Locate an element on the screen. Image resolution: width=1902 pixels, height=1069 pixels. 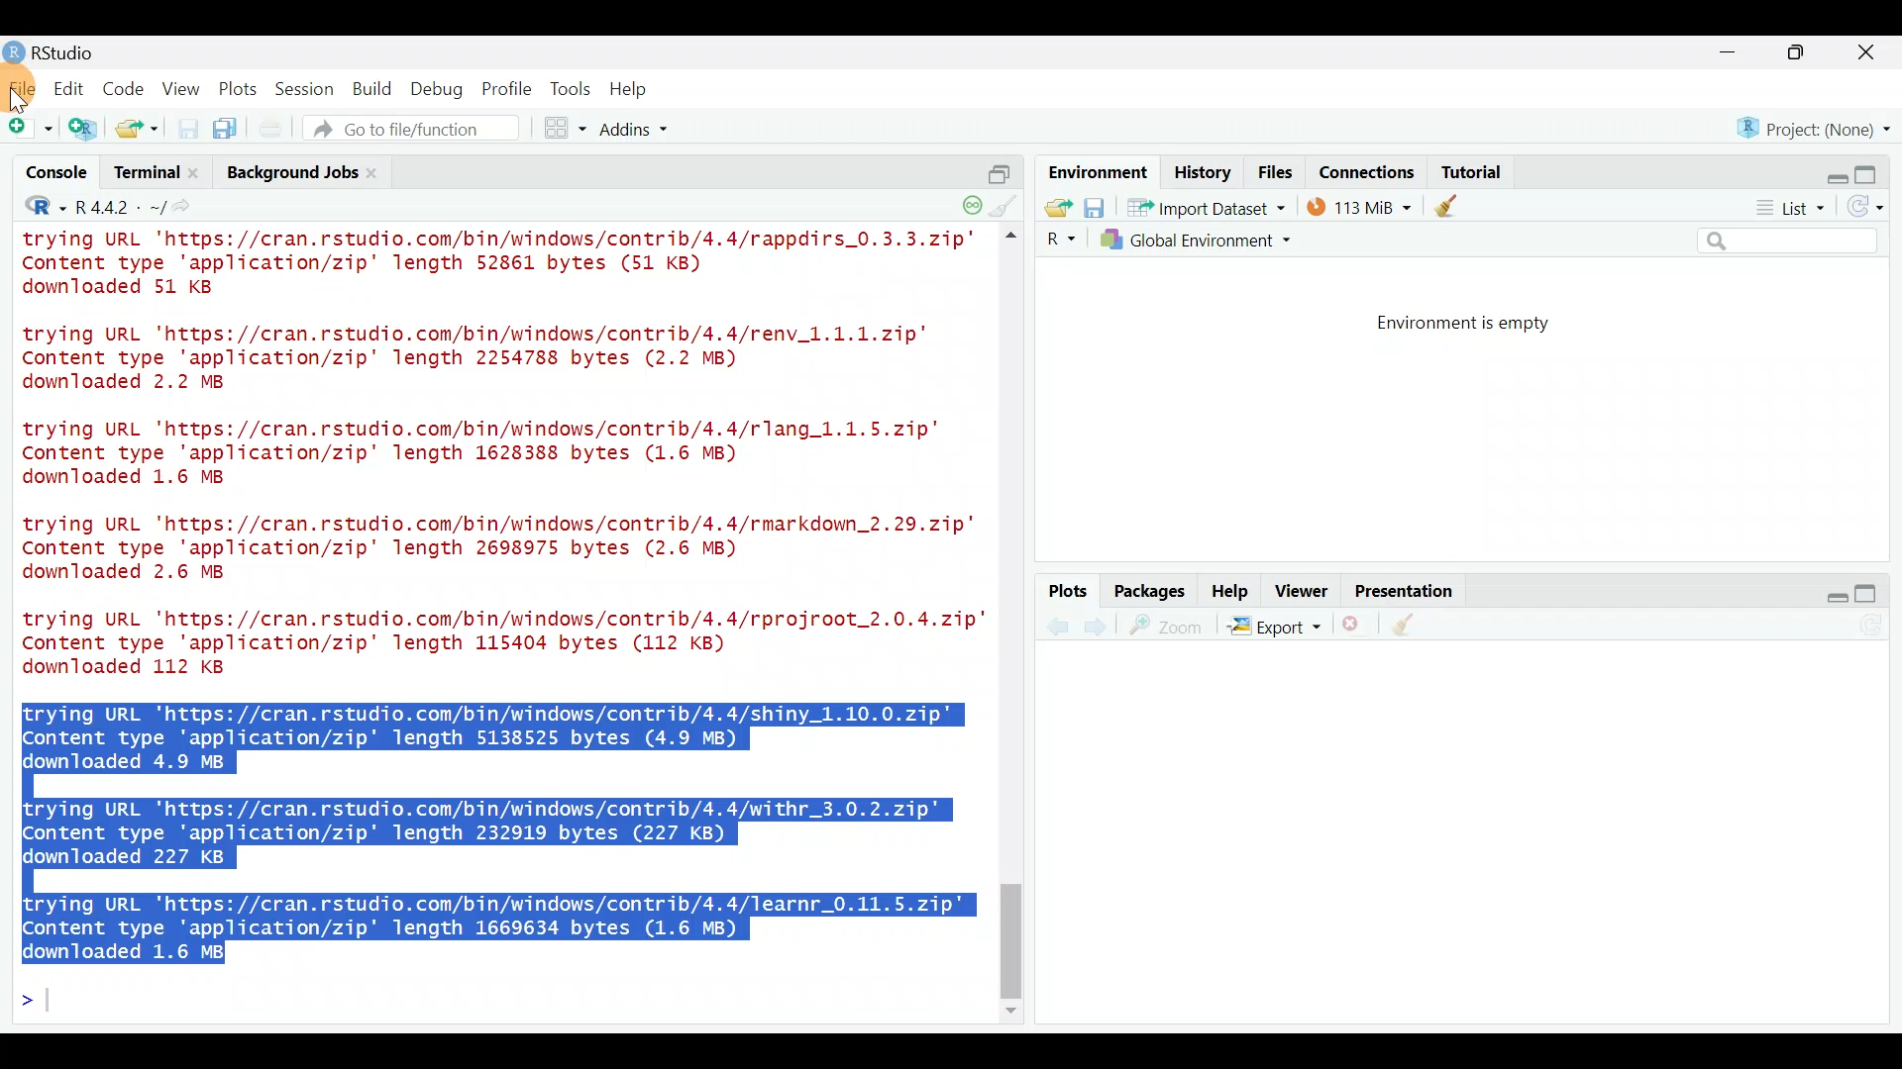
trying URL 'https://cran.rstudio.com/bin/windows/contrib/4.4/rprojroot_2.0.4.zip"
Content type 'application/zip' length 115404 bytes (112 KB)
downloaded 112 KB is located at coordinates (494, 642).